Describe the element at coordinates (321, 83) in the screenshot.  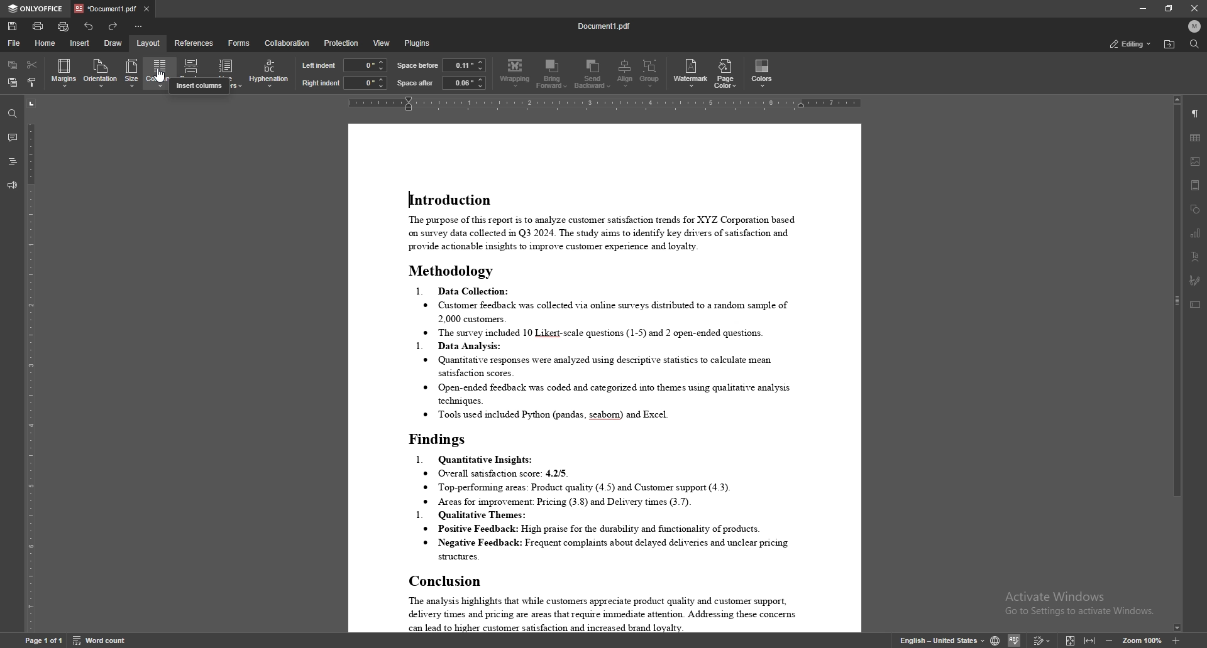
I see `right indent` at that location.